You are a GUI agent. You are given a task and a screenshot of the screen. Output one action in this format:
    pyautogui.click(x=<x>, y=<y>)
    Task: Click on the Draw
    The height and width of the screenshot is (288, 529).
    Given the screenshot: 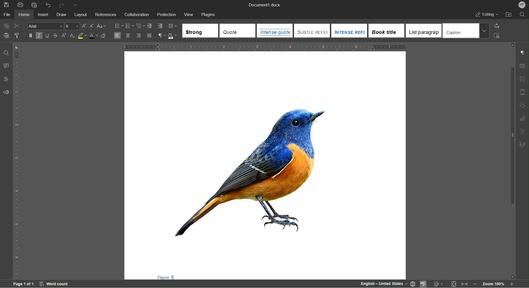 What is the action you would take?
    pyautogui.click(x=60, y=15)
    